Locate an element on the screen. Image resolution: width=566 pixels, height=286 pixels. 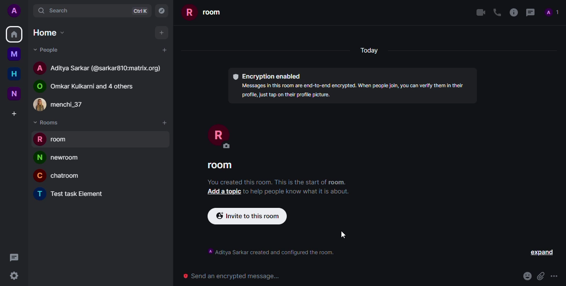
emoji is located at coordinates (526, 275).